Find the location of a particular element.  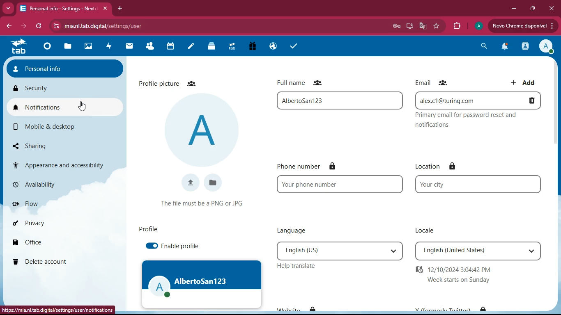

calendar is located at coordinates (170, 47).